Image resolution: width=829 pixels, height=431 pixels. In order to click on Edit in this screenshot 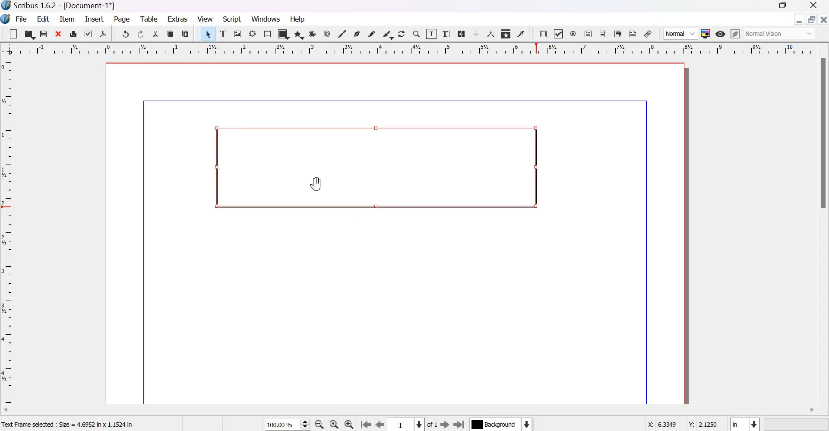, I will do `click(44, 19)`.